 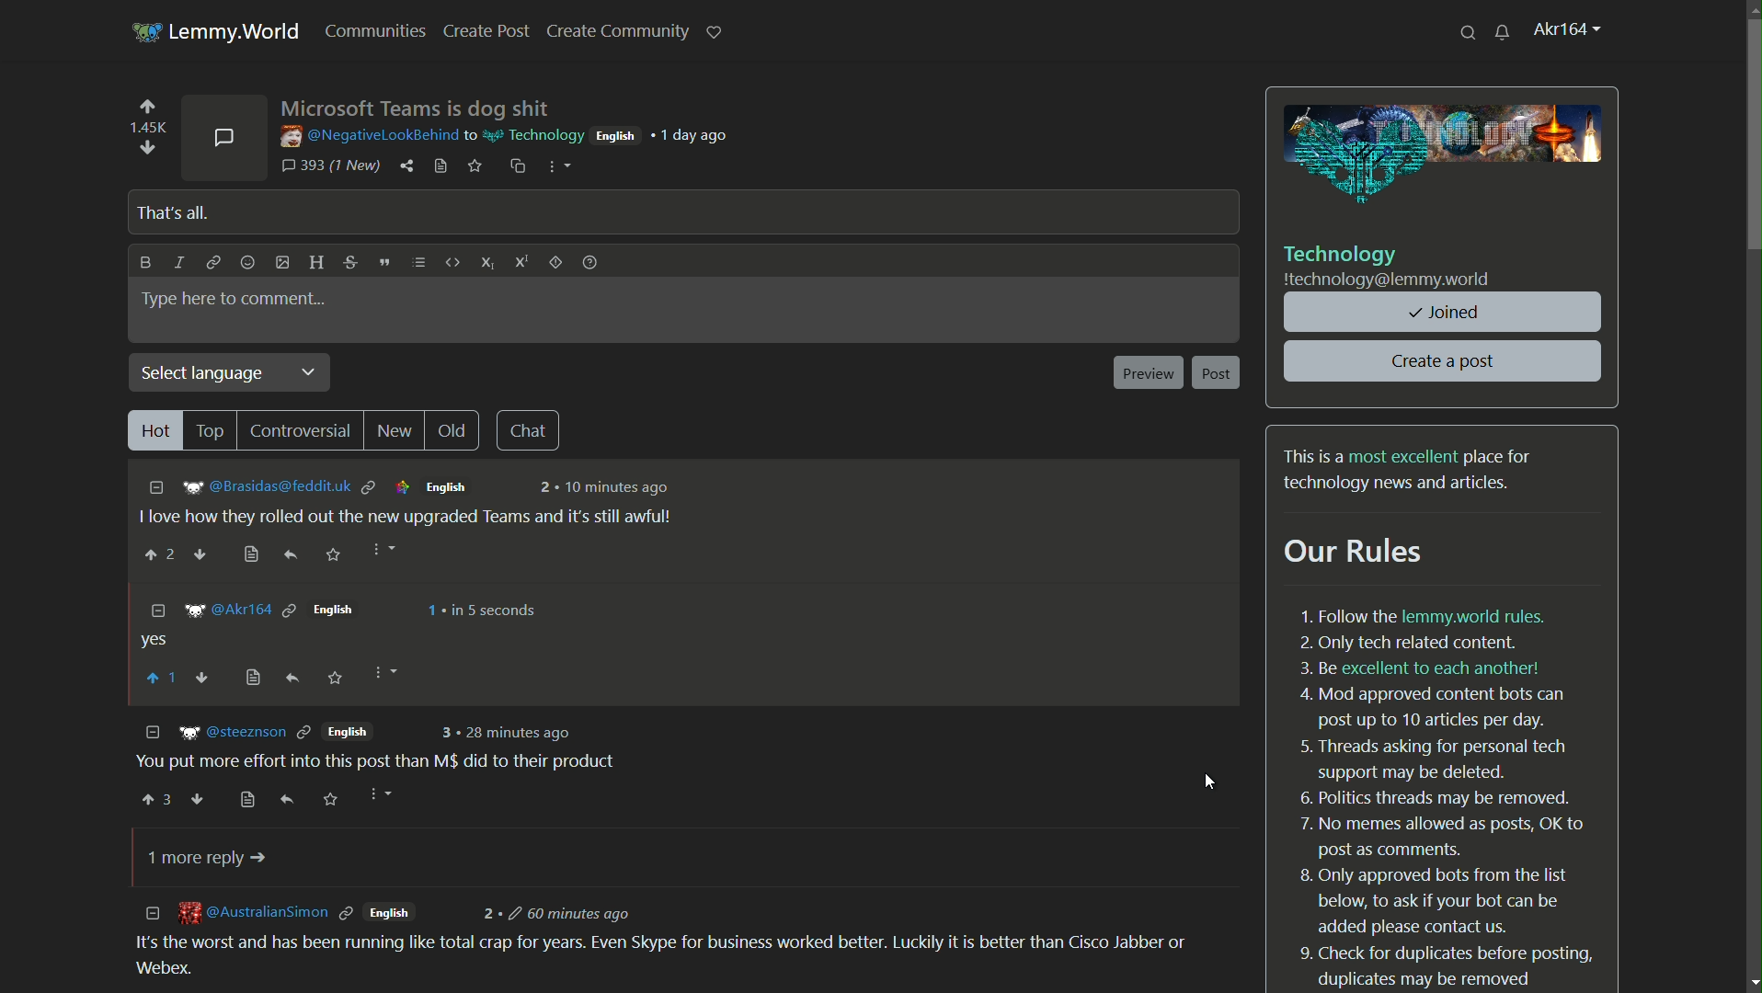 What do you see at coordinates (516, 165) in the screenshot?
I see `copy` at bounding box center [516, 165].